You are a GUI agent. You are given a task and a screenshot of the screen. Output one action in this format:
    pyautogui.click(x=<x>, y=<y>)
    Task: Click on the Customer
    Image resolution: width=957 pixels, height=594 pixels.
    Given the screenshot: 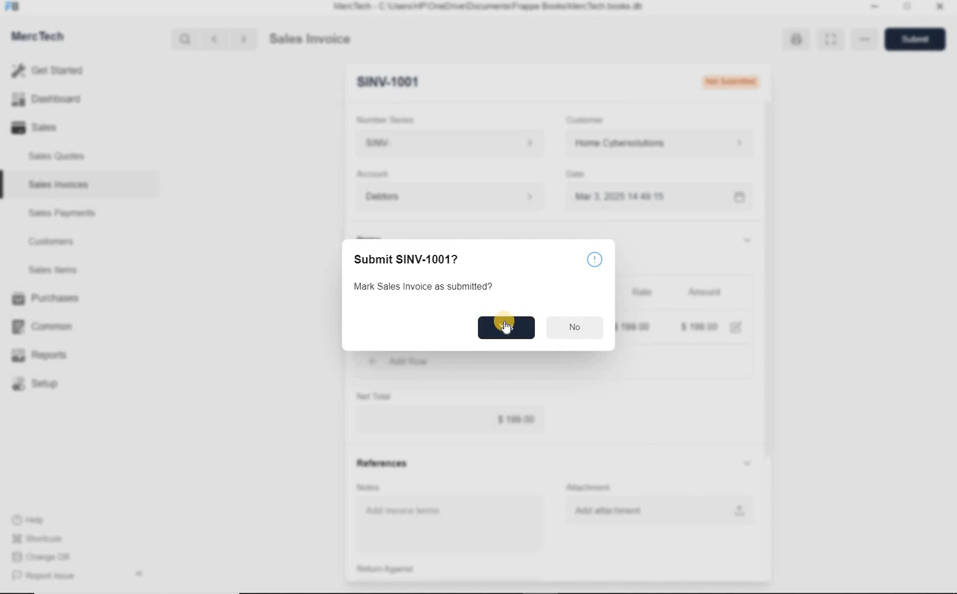 What is the action you would take?
    pyautogui.click(x=592, y=120)
    